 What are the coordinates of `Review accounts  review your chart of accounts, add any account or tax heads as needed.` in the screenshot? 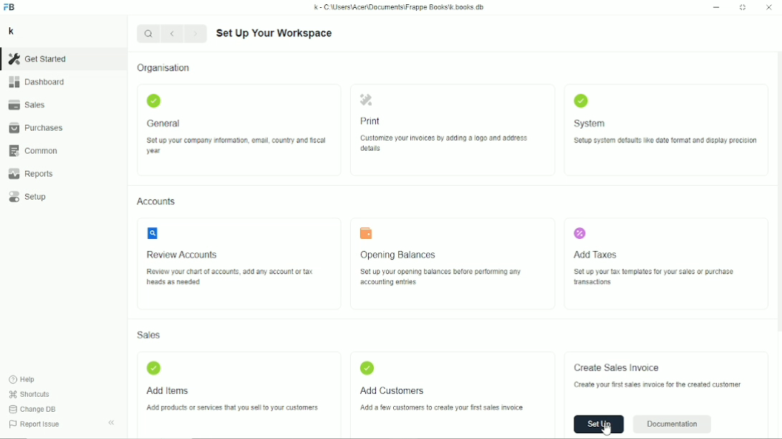 It's located at (228, 258).